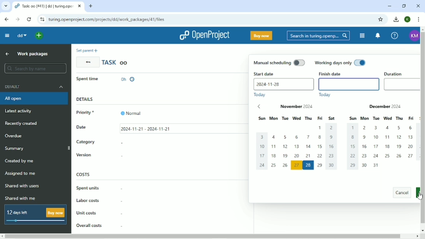 This screenshot has height=239, width=425. What do you see at coordinates (86, 50) in the screenshot?
I see `Set parent` at bounding box center [86, 50].